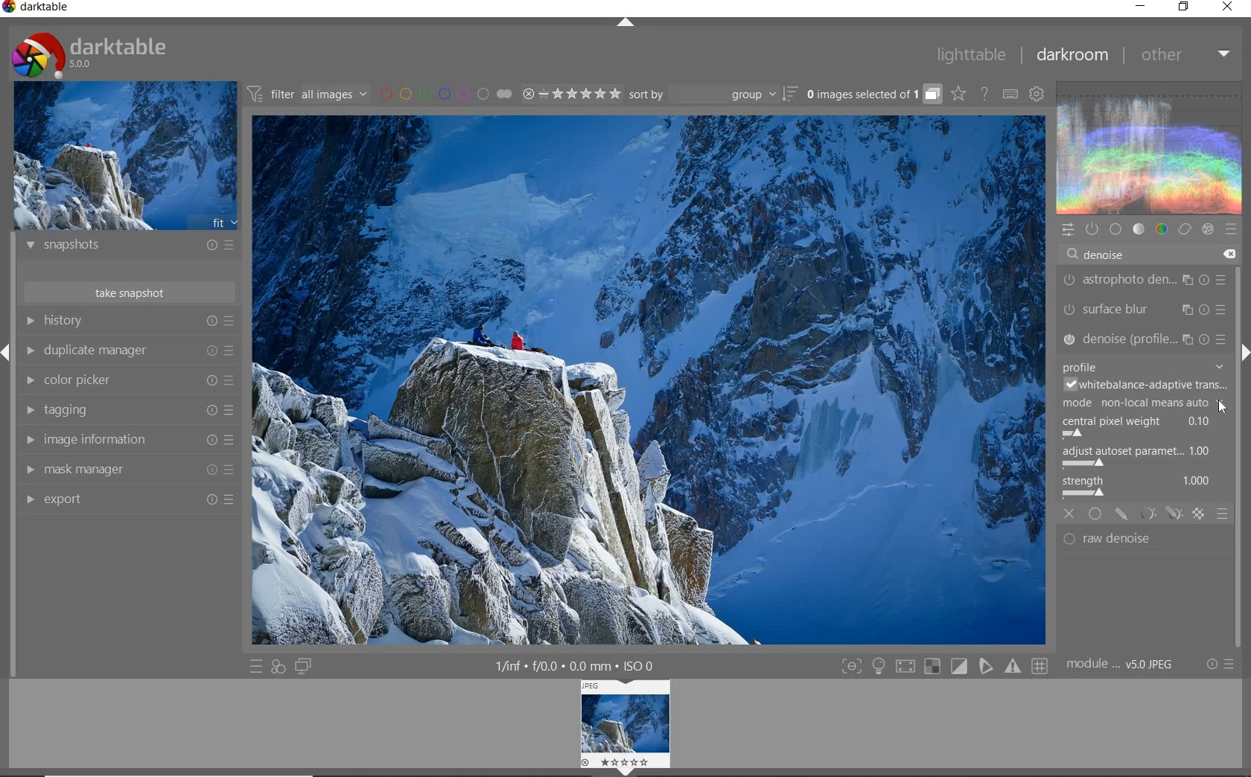  What do you see at coordinates (958, 95) in the screenshot?
I see `click to change overlays on thumbnails` at bounding box center [958, 95].